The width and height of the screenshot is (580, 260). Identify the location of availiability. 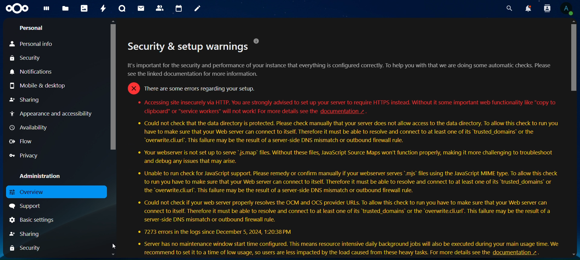
(31, 128).